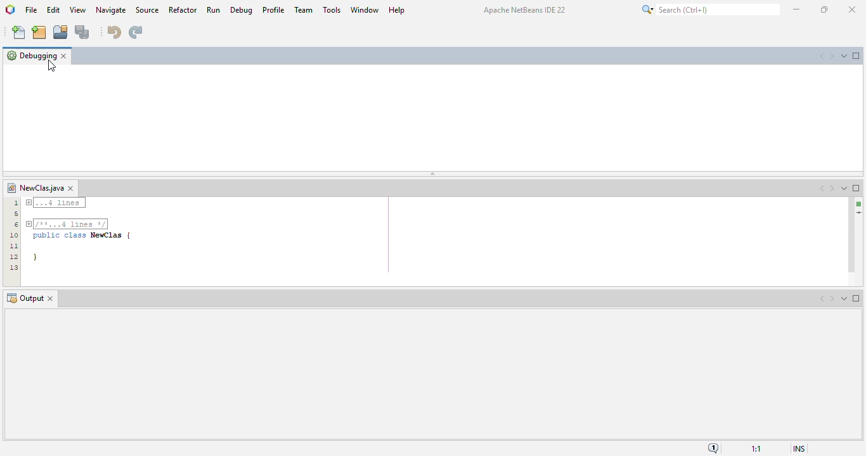 The image size is (866, 456). Describe the element at coordinates (11, 10) in the screenshot. I see `logo` at that location.